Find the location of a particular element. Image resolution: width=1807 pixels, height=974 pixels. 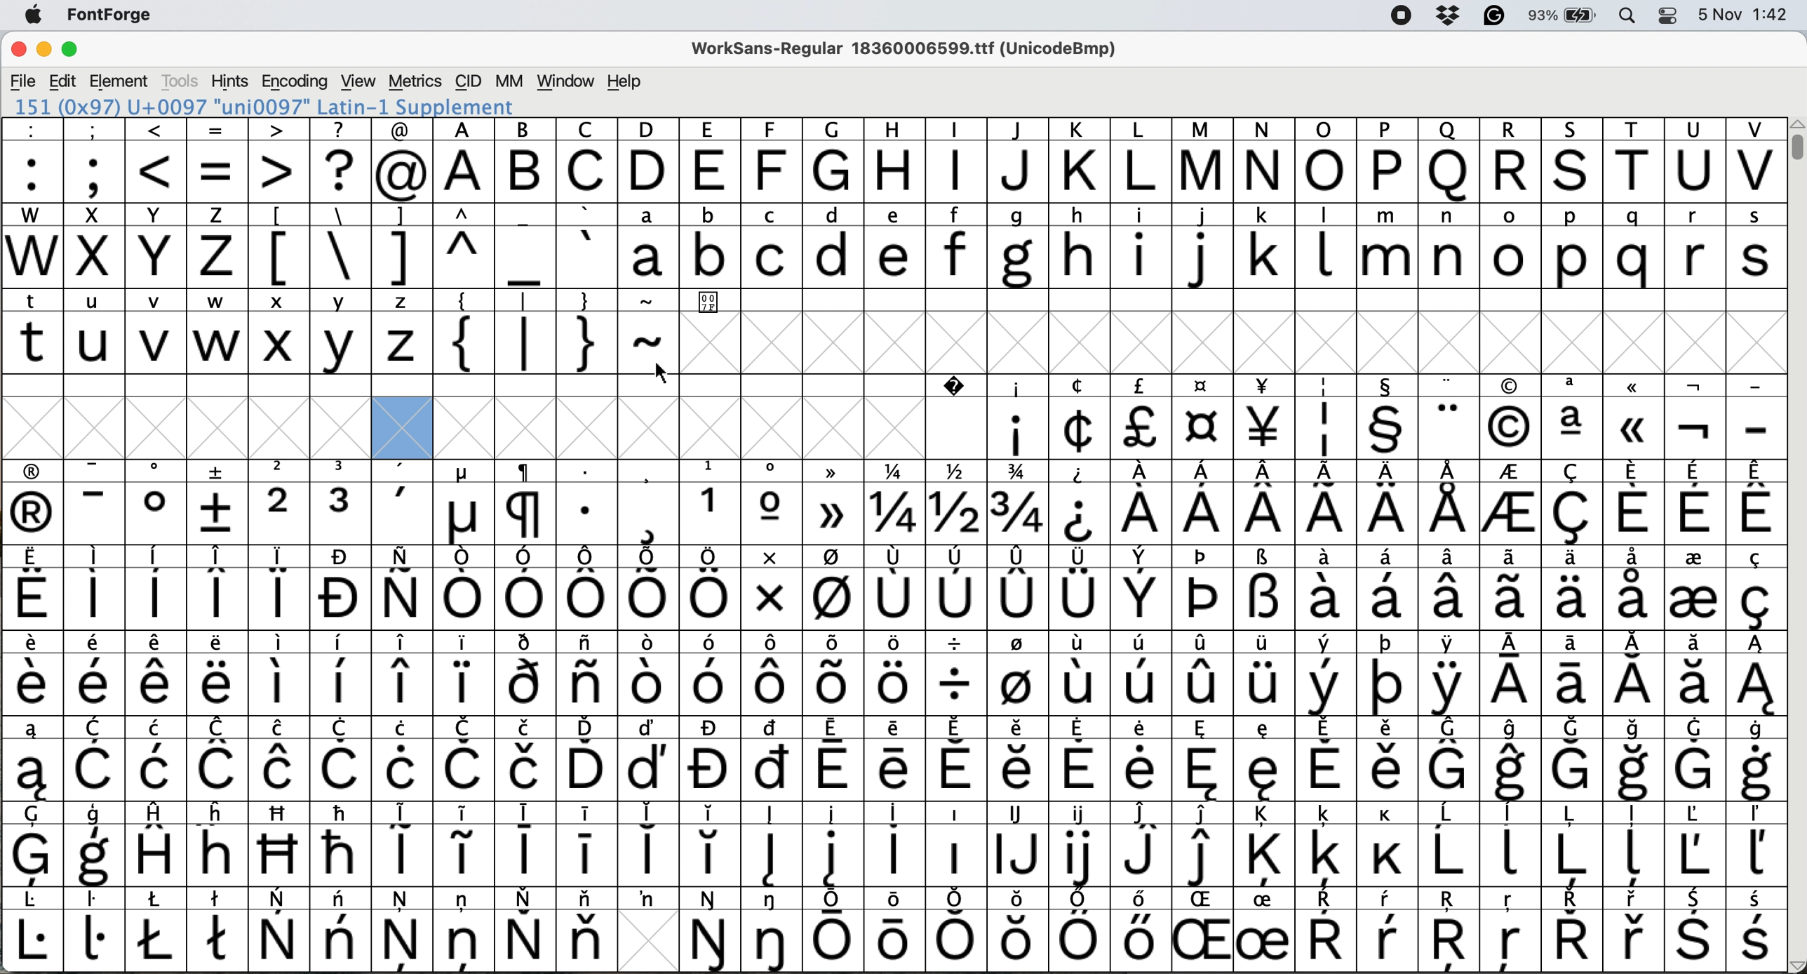

symbol is located at coordinates (1330, 418).